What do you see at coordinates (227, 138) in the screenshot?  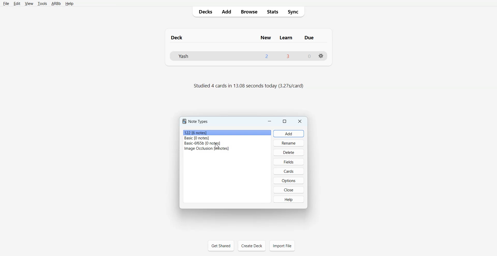 I see `Basic` at bounding box center [227, 138].